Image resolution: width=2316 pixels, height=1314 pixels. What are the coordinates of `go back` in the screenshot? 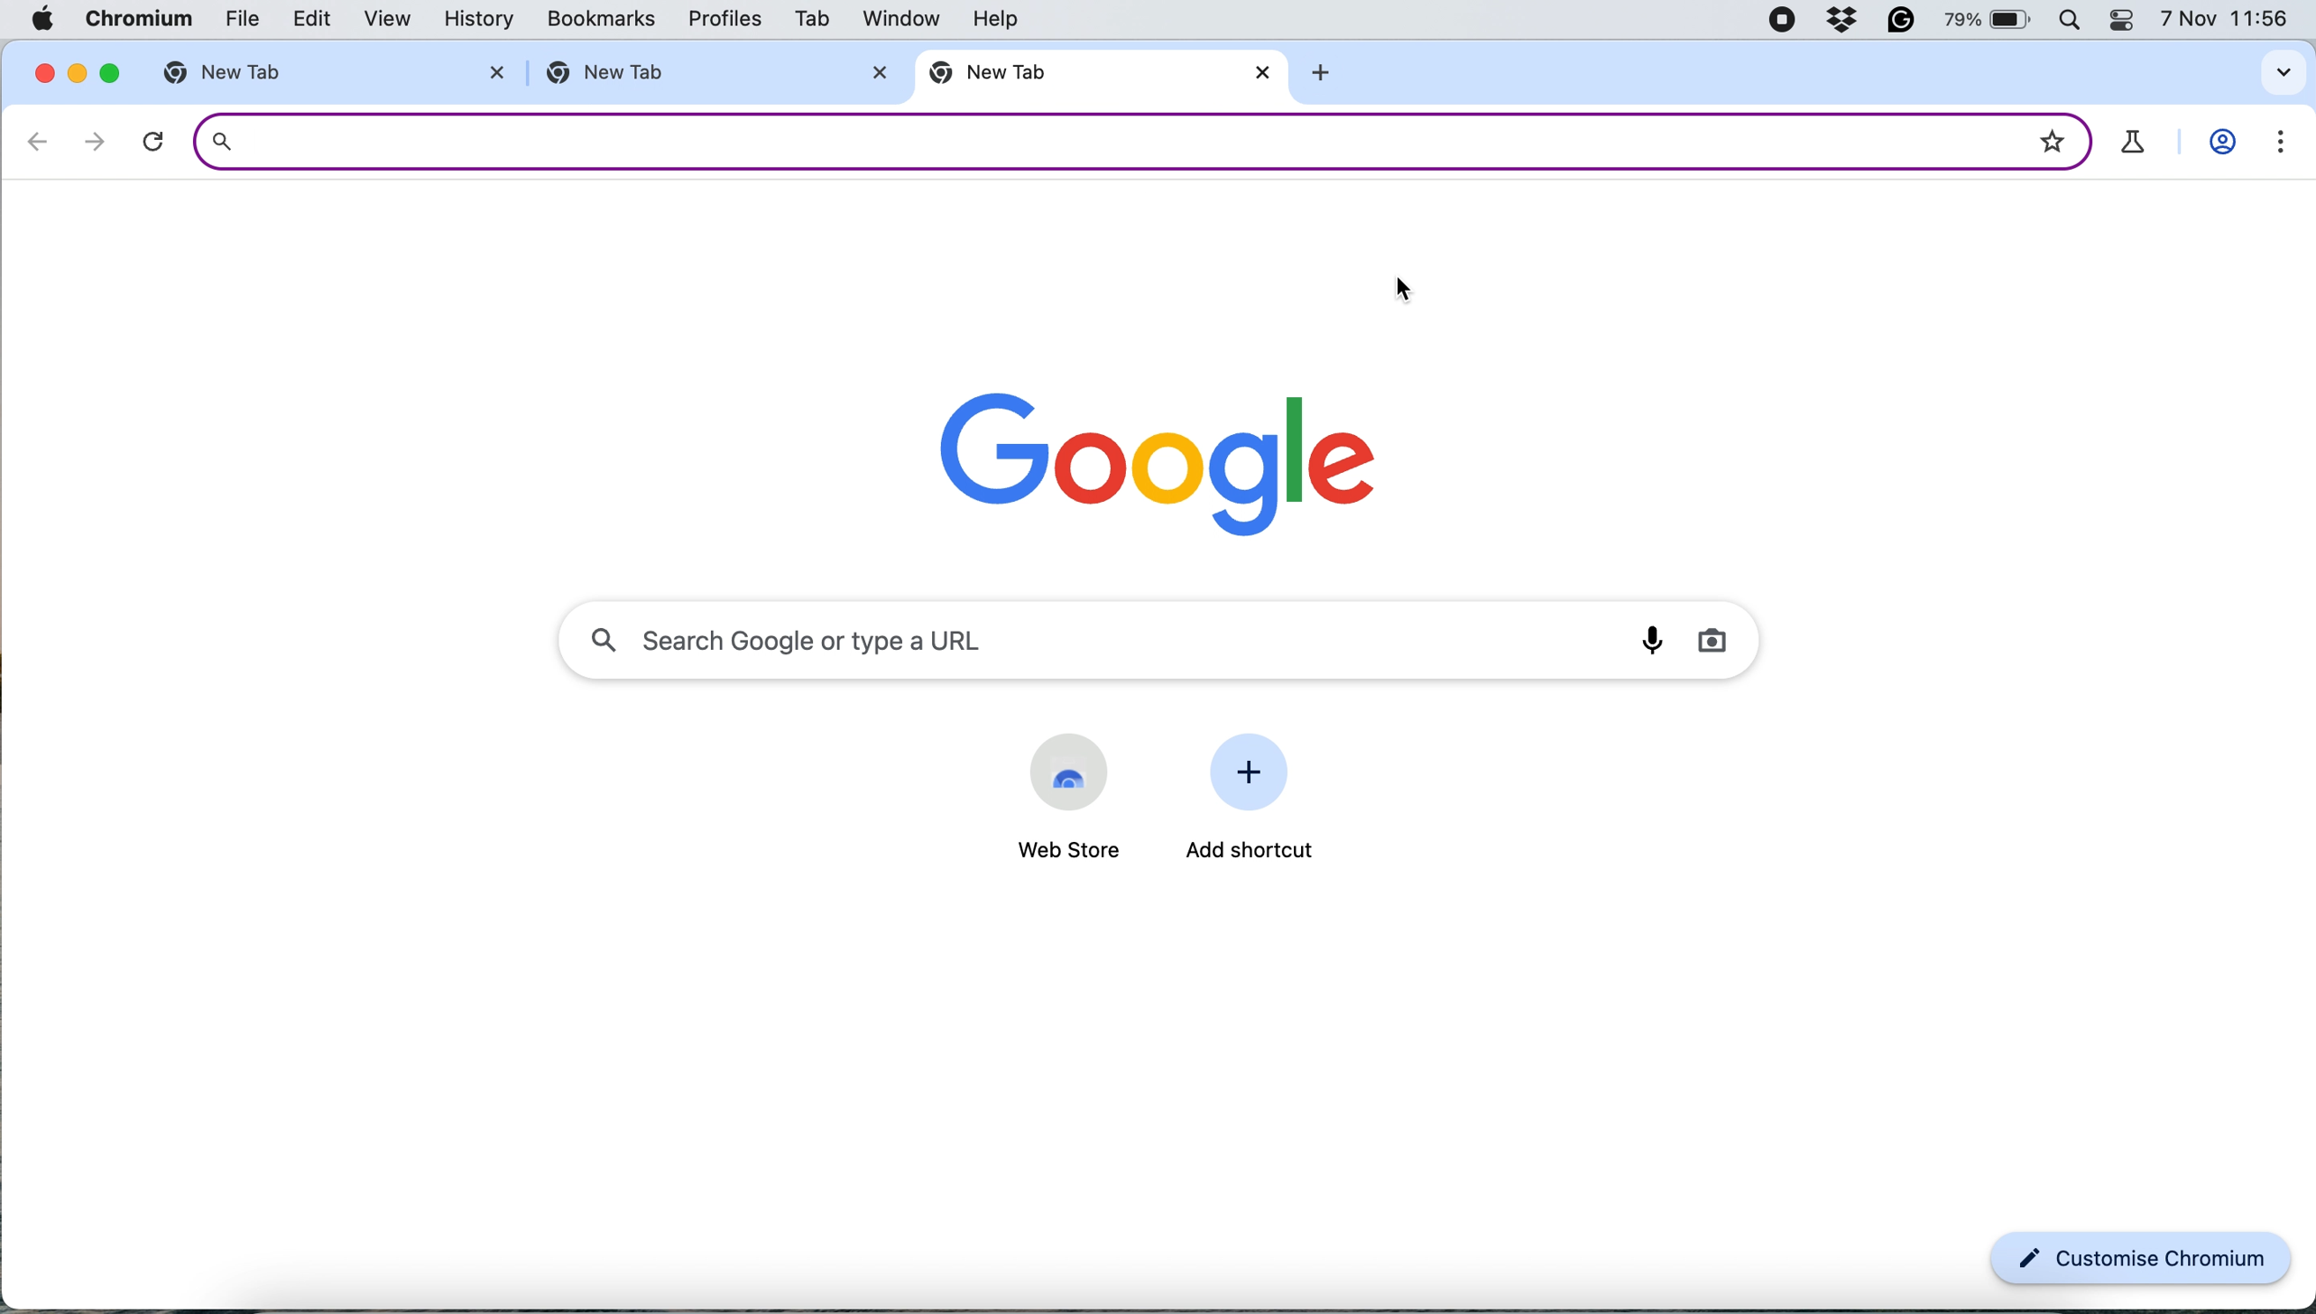 It's located at (39, 141).